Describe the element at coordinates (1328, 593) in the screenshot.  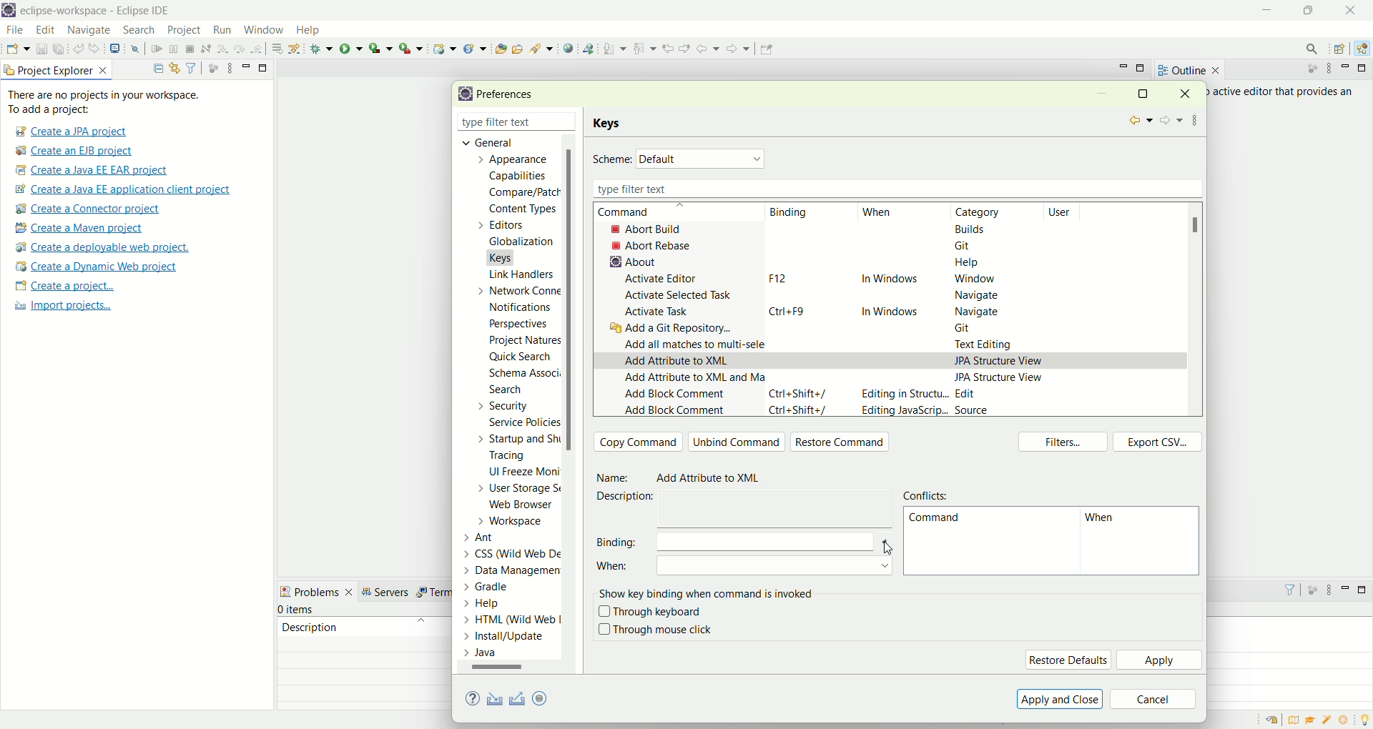
I see `view menu` at that location.